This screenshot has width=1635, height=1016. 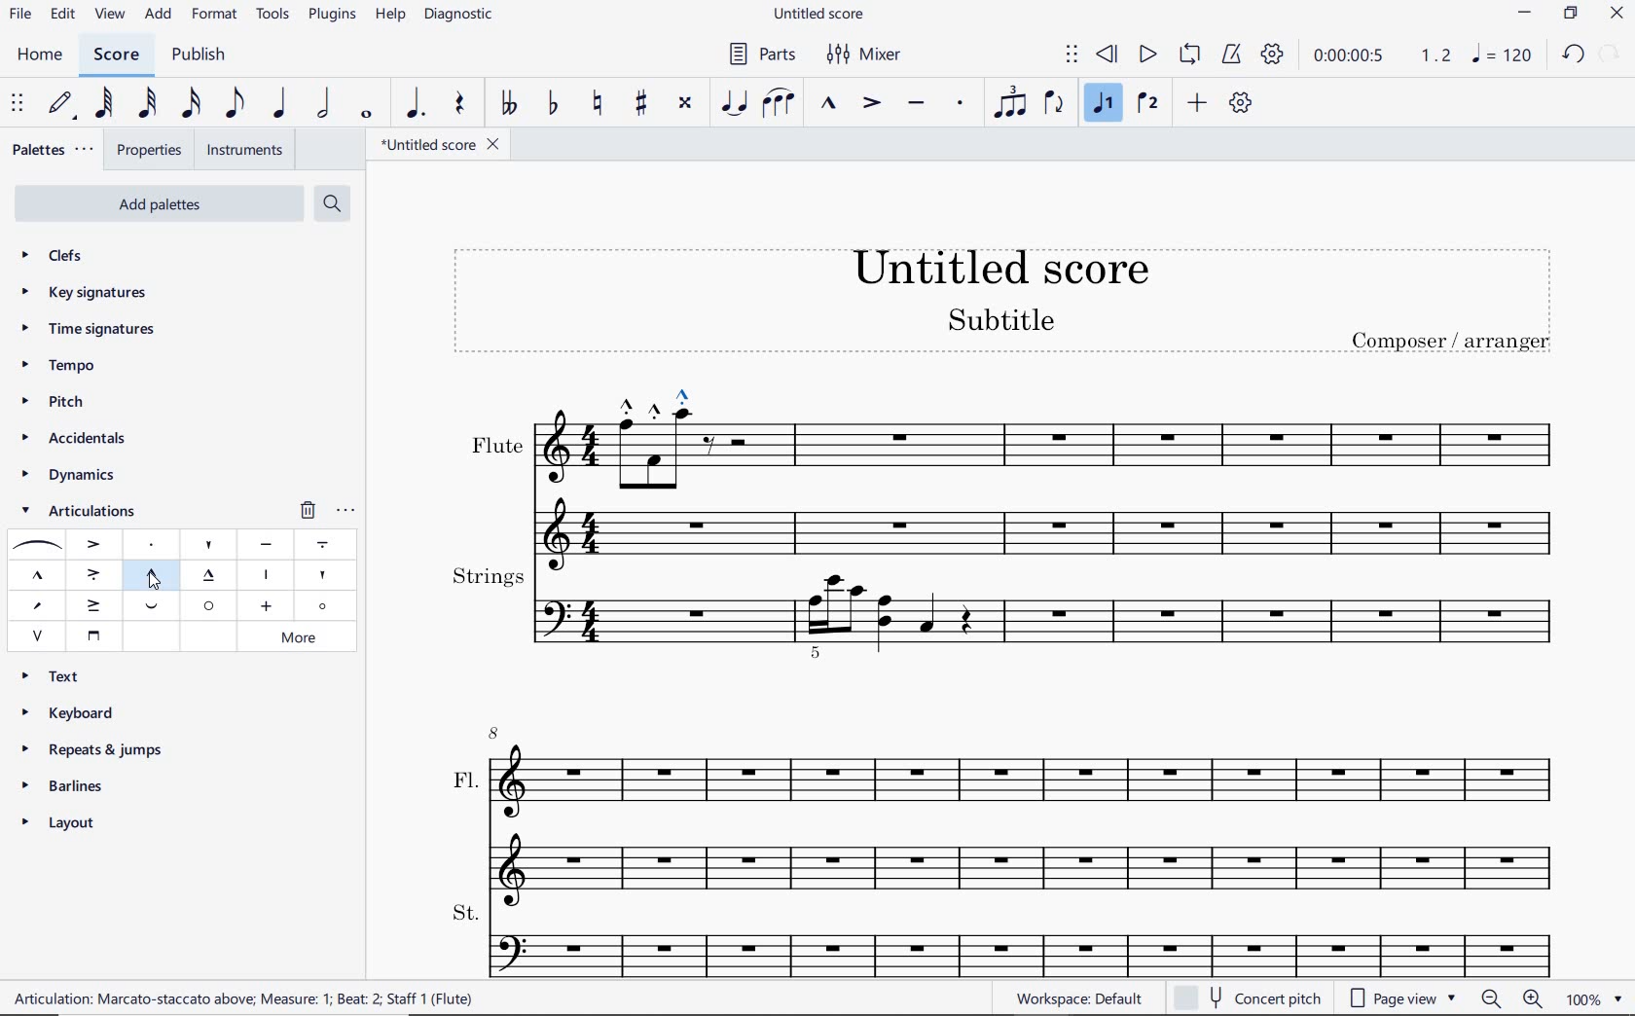 What do you see at coordinates (107, 16) in the screenshot?
I see `view` at bounding box center [107, 16].